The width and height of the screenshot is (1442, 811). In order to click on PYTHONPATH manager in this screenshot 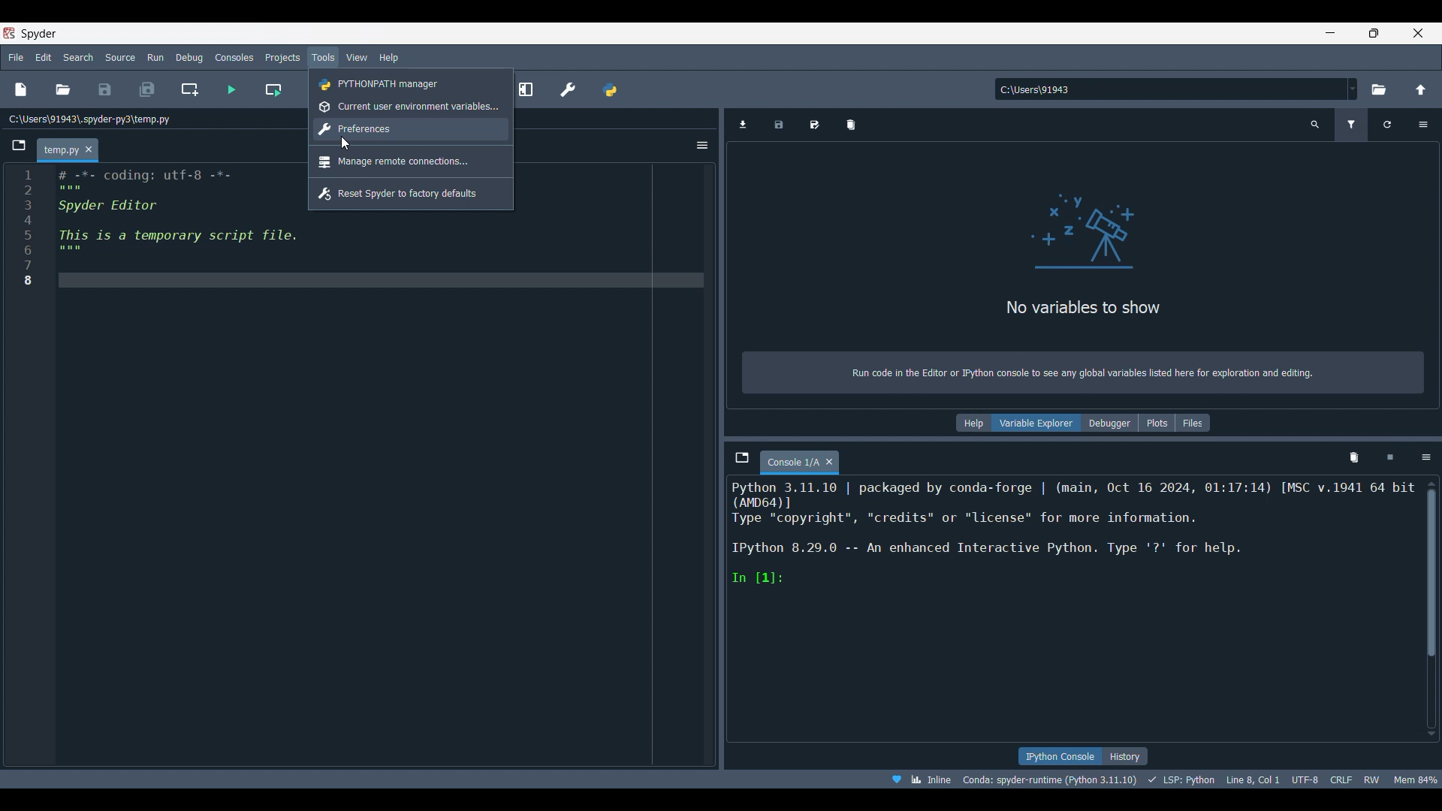, I will do `click(411, 83)`.